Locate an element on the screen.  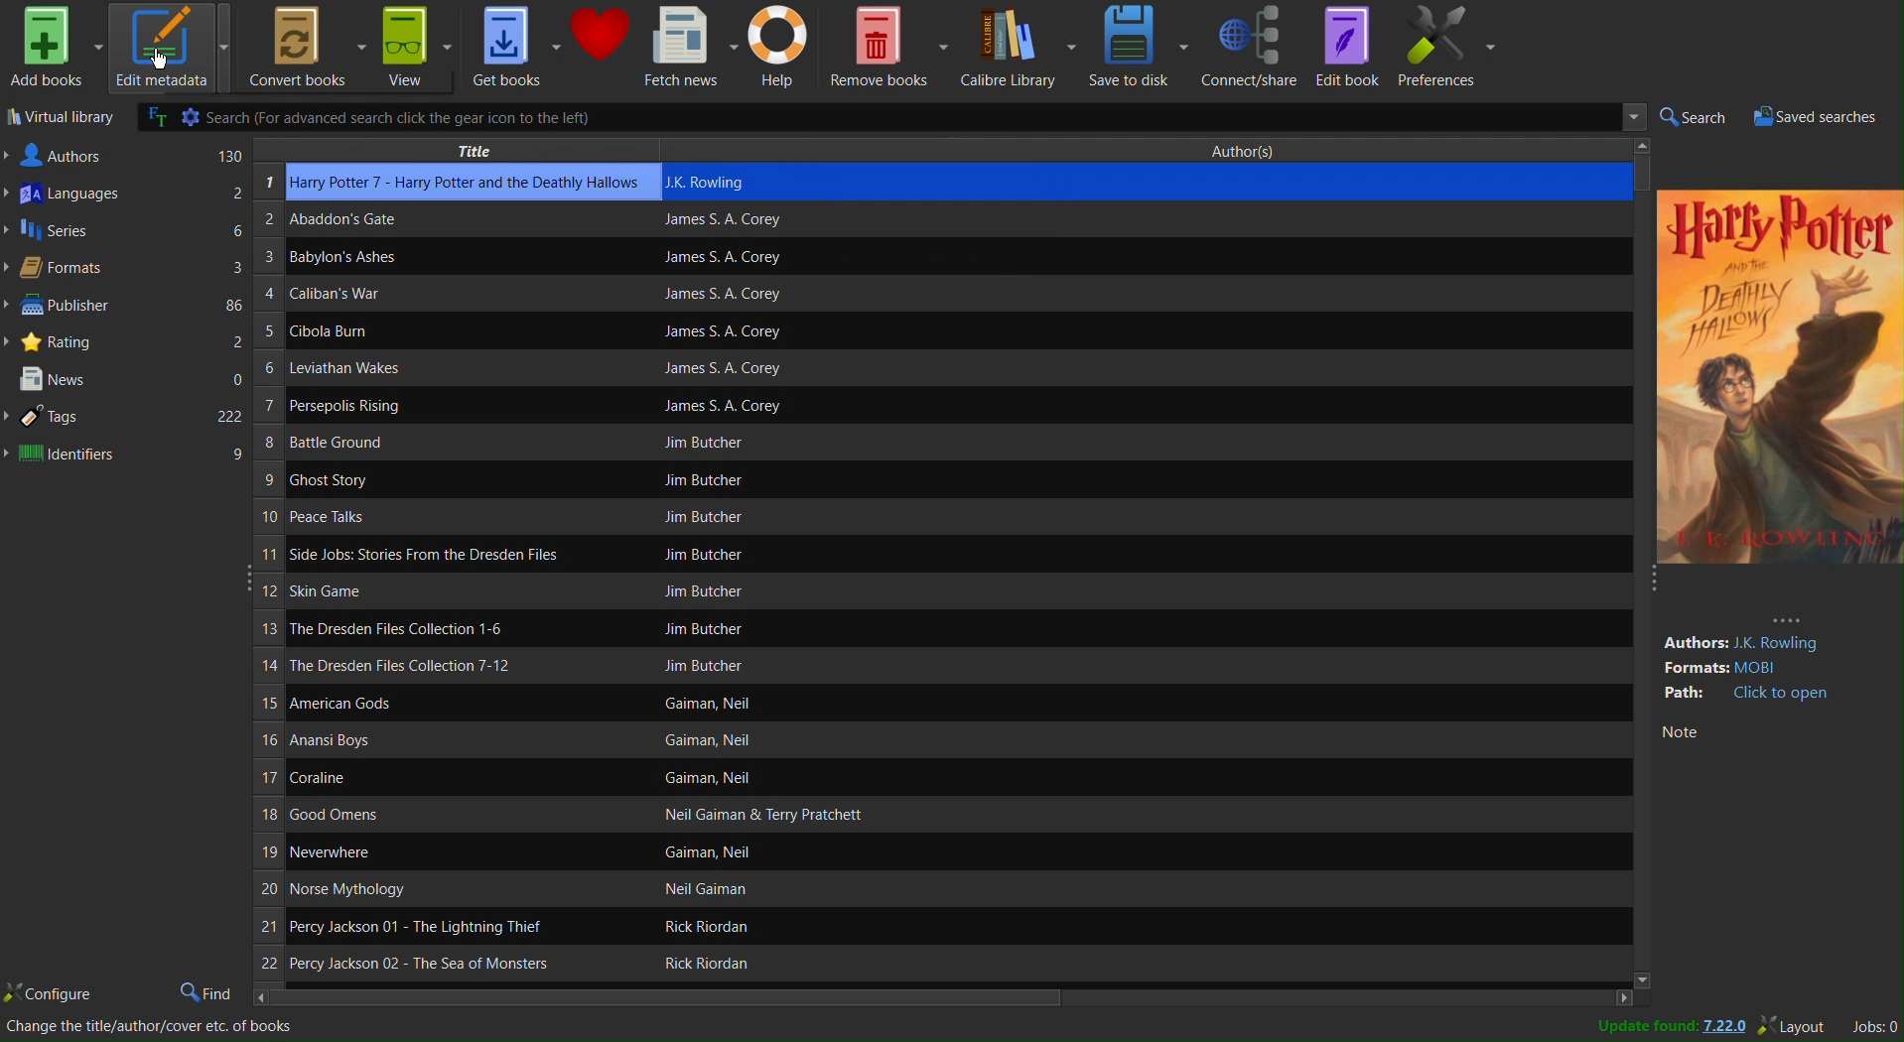
Book name is located at coordinates (418, 926).